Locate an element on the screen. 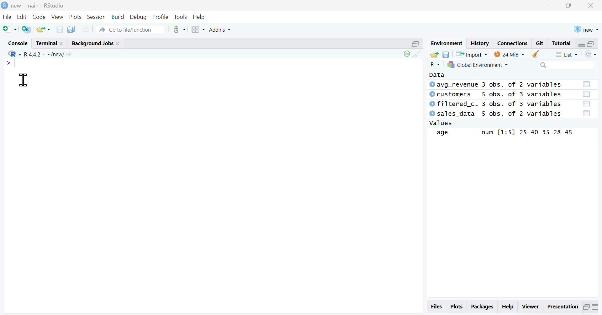 The width and height of the screenshot is (602, 315). Select language - R Language is located at coordinates (13, 54).